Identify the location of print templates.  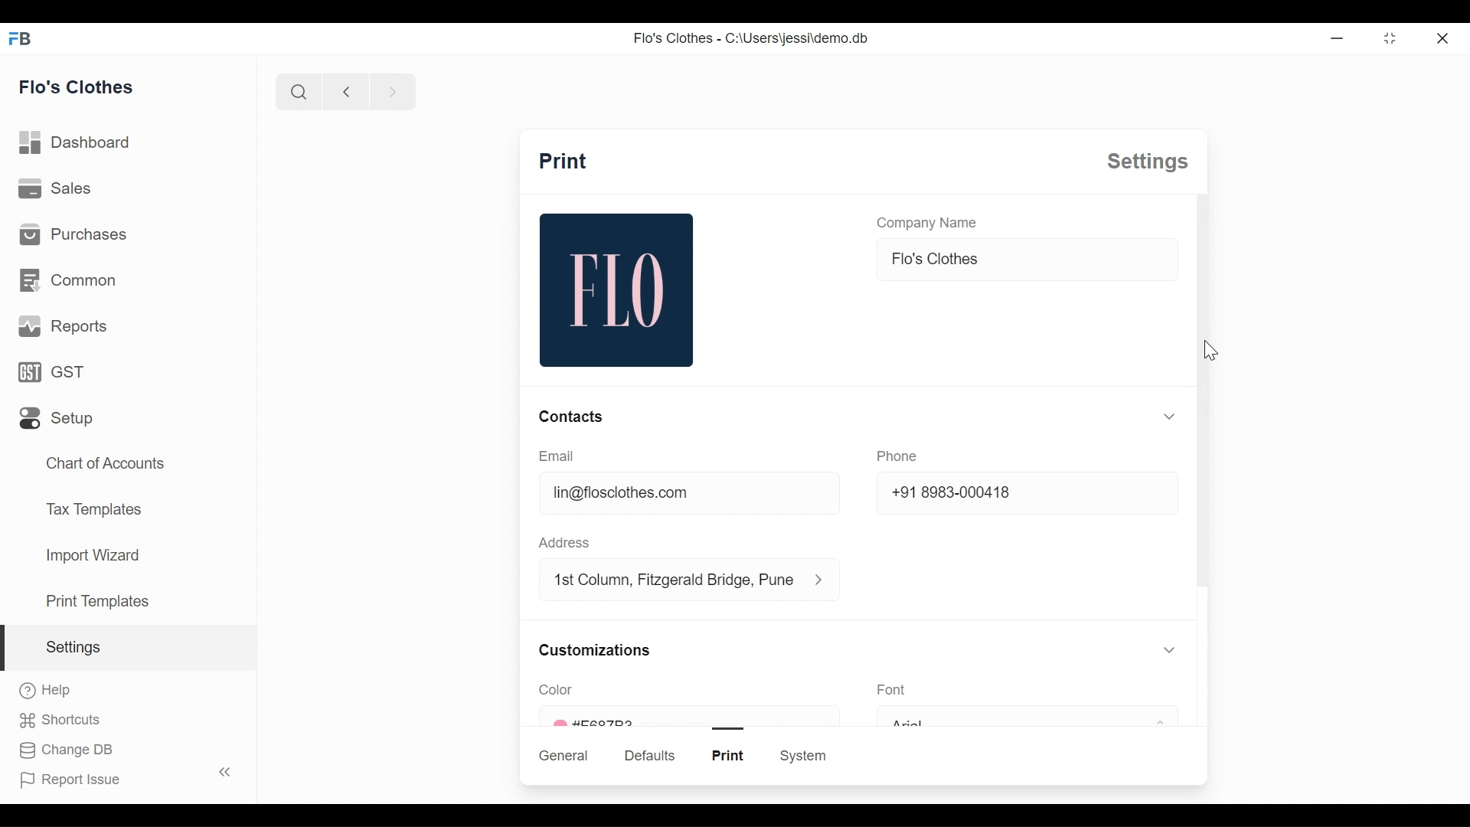
(98, 601).